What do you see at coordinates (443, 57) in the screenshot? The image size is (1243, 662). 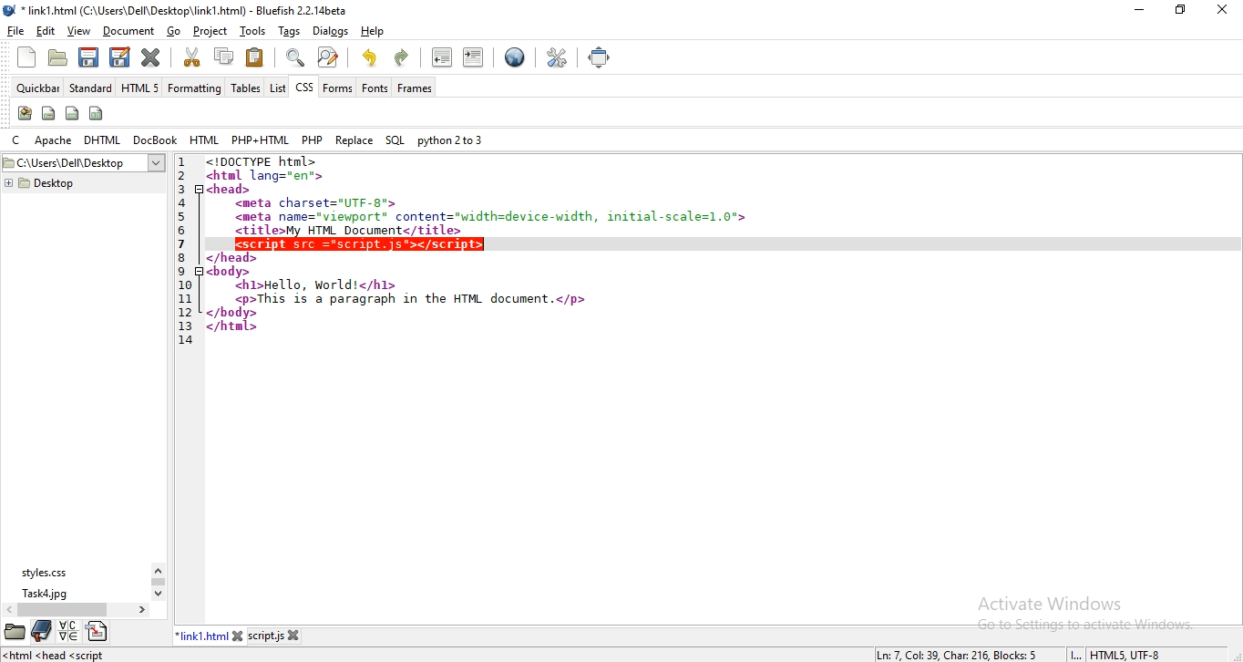 I see `unindent` at bounding box center [443, 57].